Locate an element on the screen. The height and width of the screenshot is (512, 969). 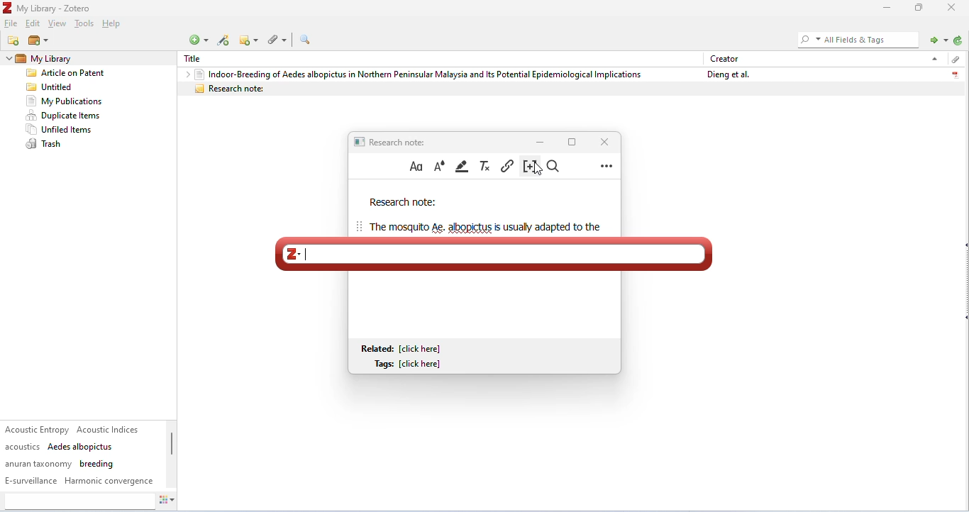
tags is located at coordinates (411, 364).